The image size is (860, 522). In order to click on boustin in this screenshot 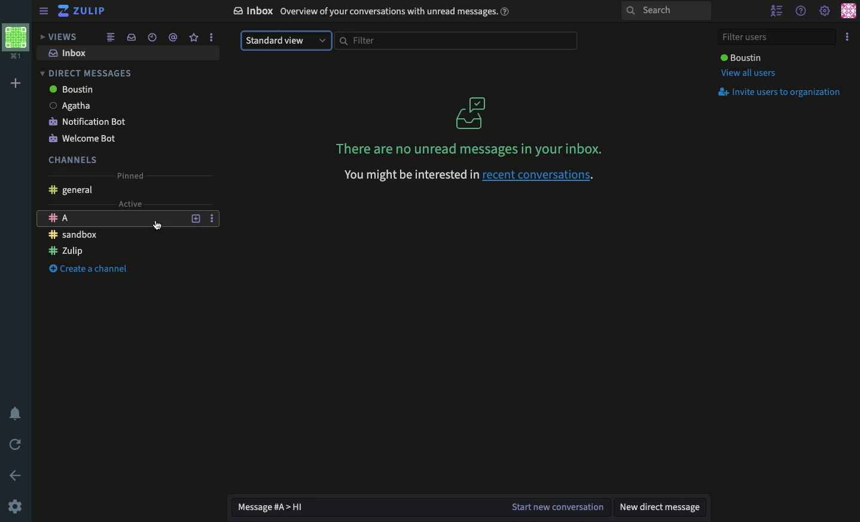, I will do `click(127, 90)`.